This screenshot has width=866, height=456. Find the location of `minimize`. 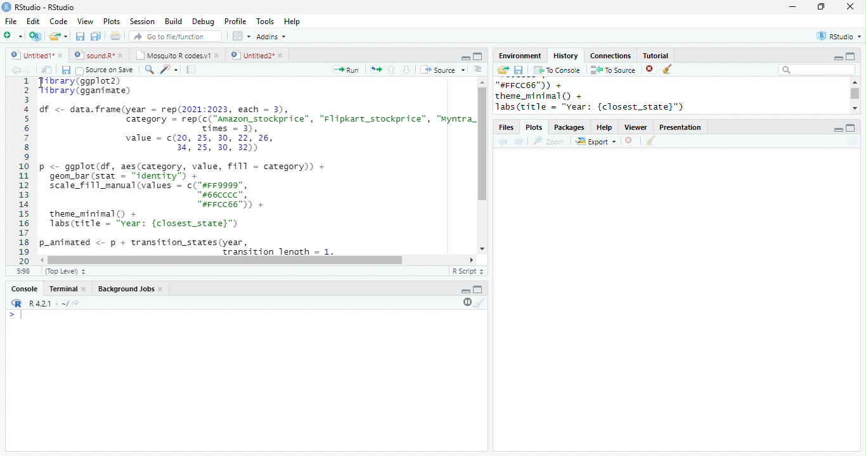

minimize is located at coordinates (792, 7).